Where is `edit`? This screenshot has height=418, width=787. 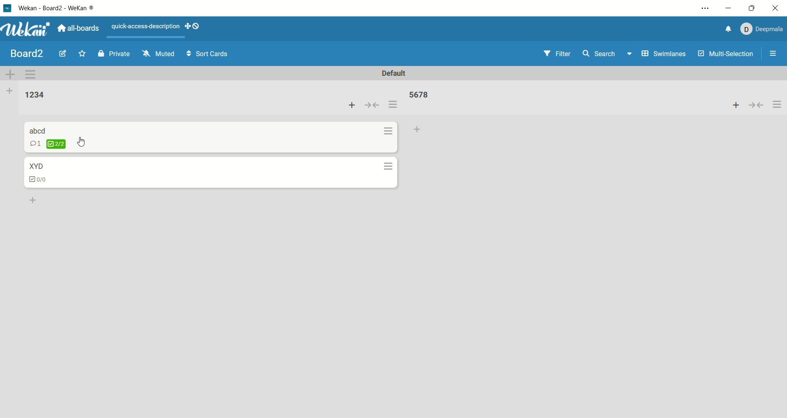
edit is located at coordinates (59, 54).